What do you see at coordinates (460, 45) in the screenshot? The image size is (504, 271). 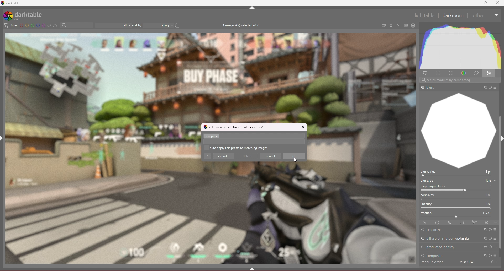 I see `heat graph` at bounding box center [460, 45].